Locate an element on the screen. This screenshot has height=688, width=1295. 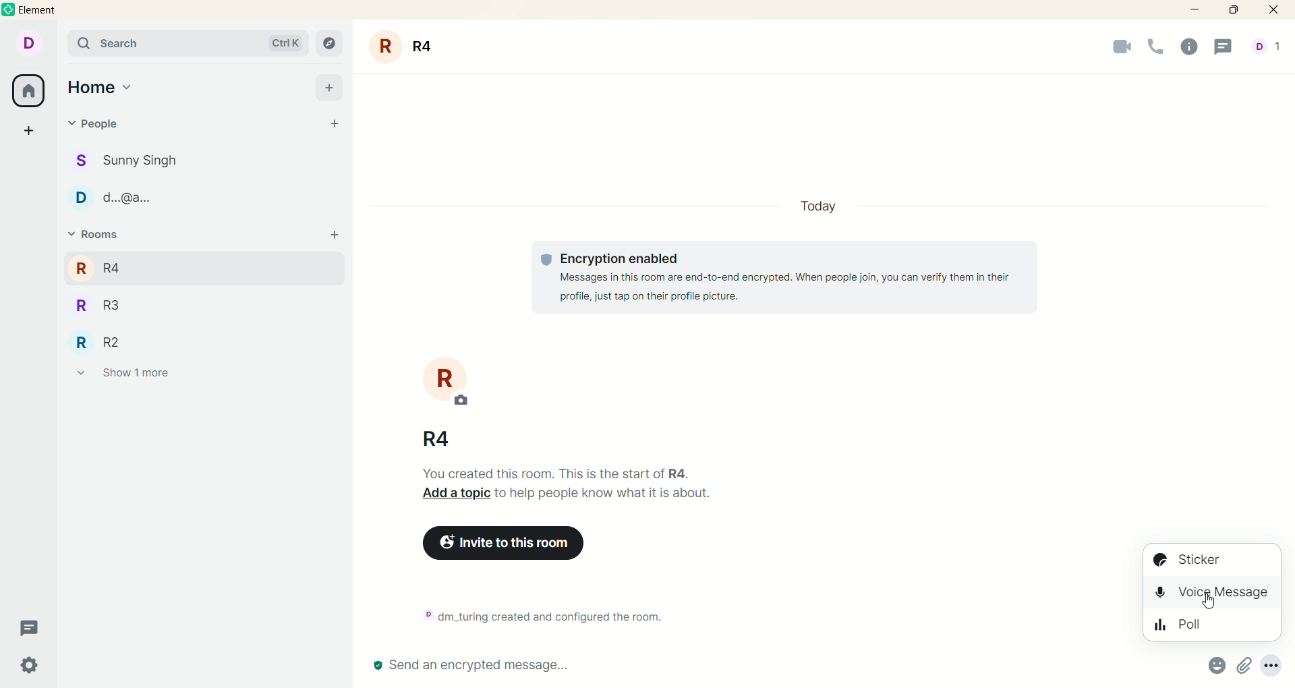
home is located at coordinates (100, 88).